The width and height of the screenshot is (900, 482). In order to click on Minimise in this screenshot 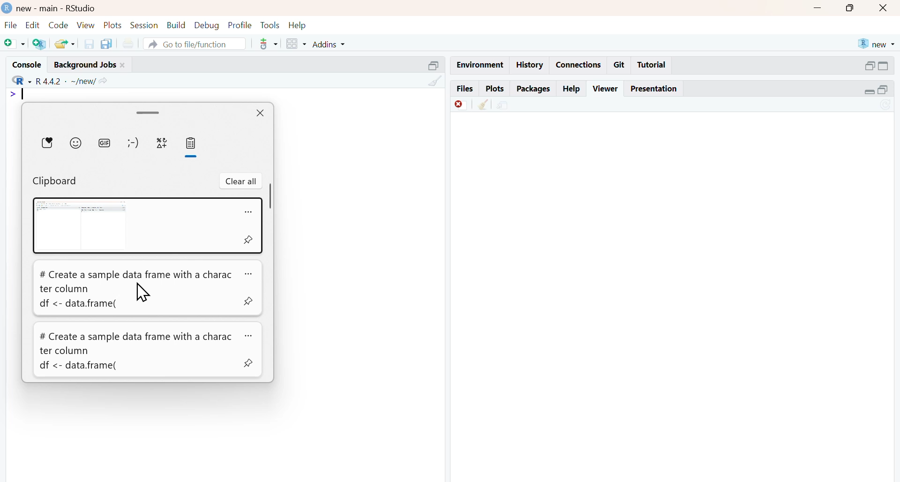, I will do `click(817, 7)`.